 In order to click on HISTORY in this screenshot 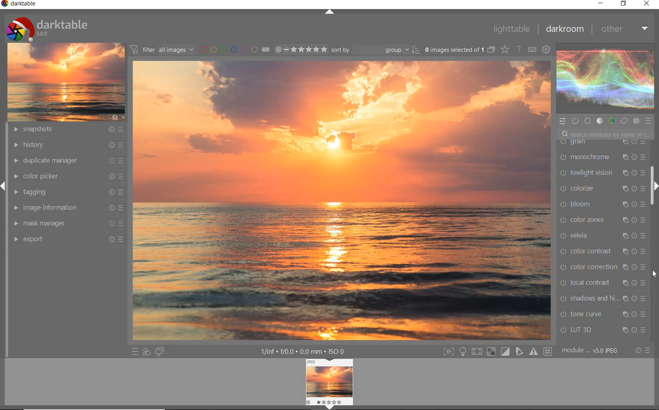, I will do `click(67, 145)`.